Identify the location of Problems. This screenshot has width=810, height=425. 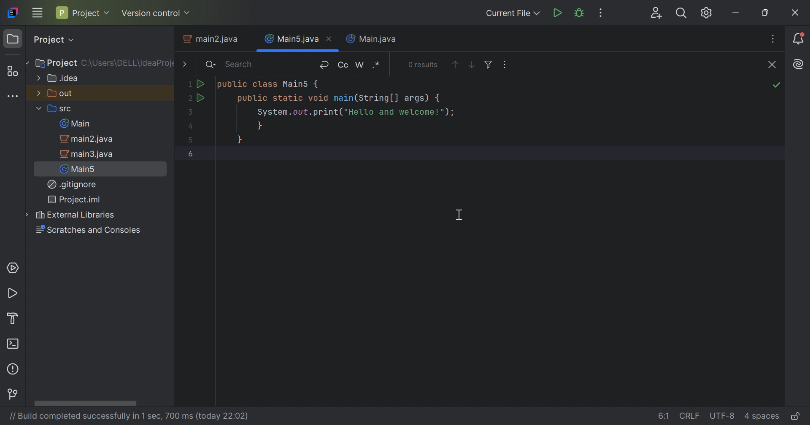
(14, 368).